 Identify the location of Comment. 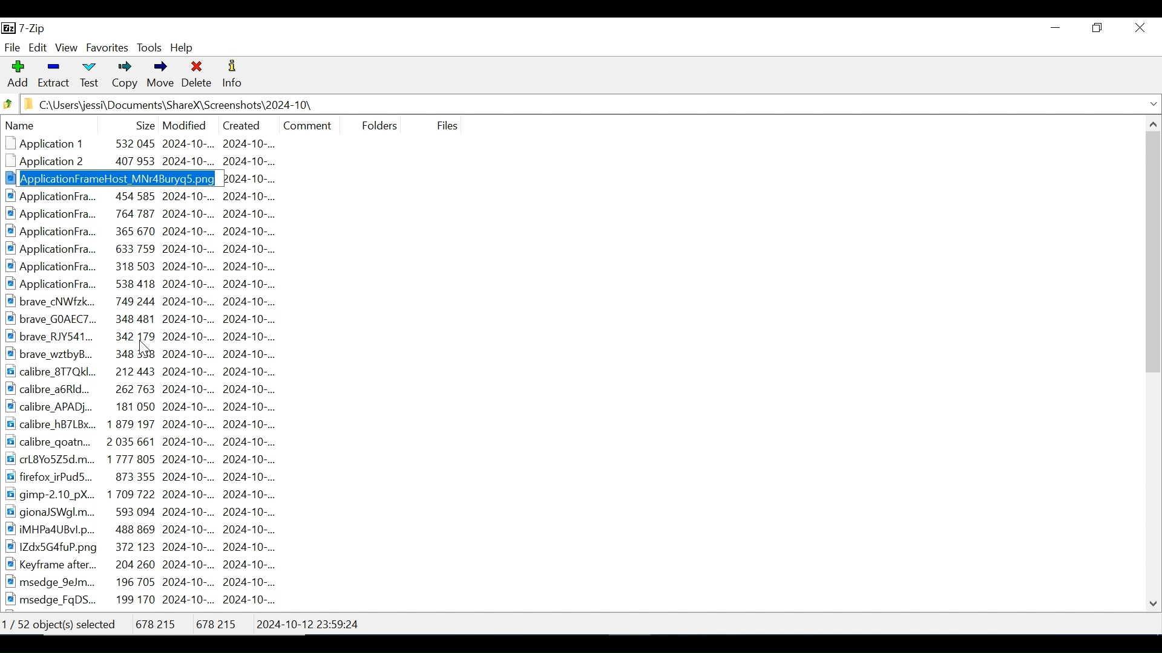
(307, 124).